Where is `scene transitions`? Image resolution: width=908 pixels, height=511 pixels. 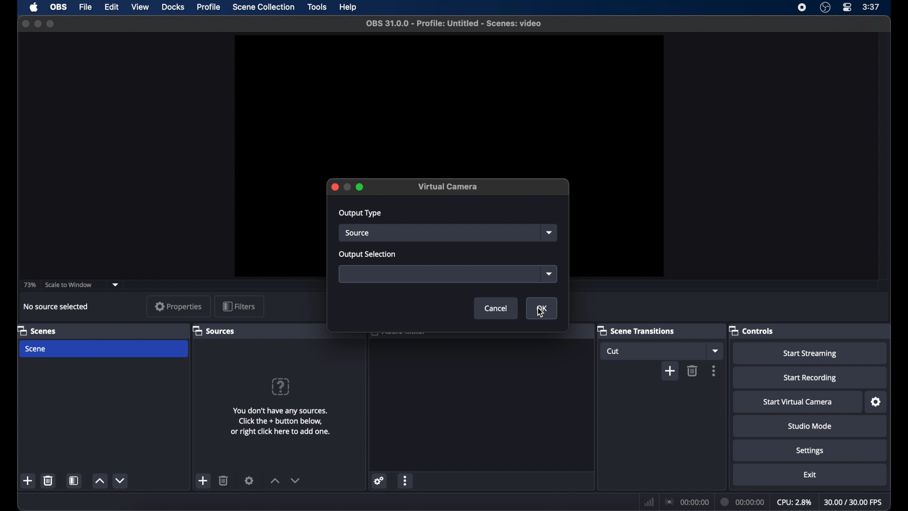 scene transitions is located at coordinates (637, 330).